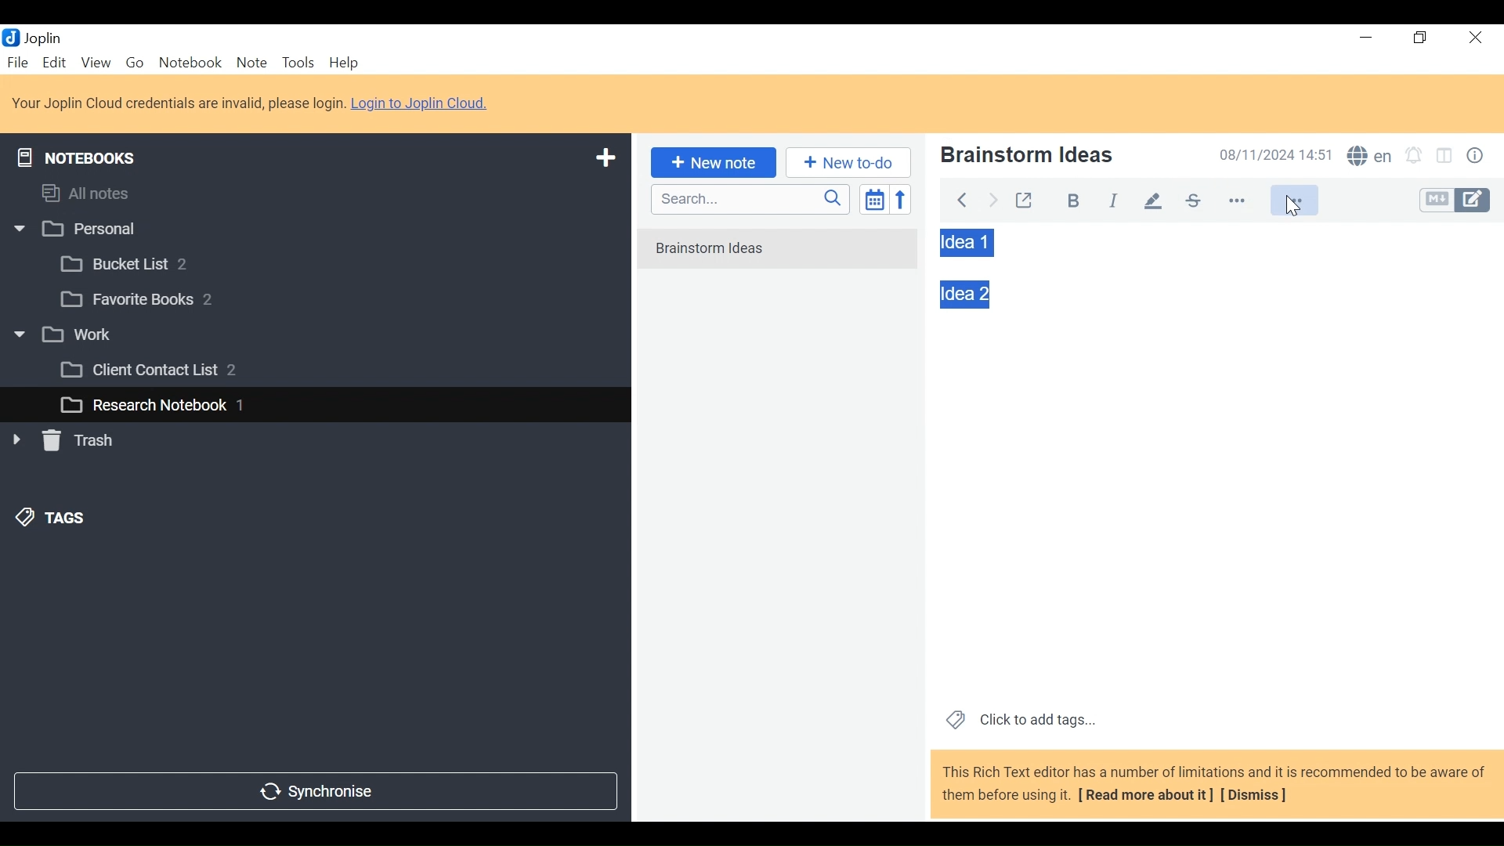  I want to click on Edit, so click(56, 62).